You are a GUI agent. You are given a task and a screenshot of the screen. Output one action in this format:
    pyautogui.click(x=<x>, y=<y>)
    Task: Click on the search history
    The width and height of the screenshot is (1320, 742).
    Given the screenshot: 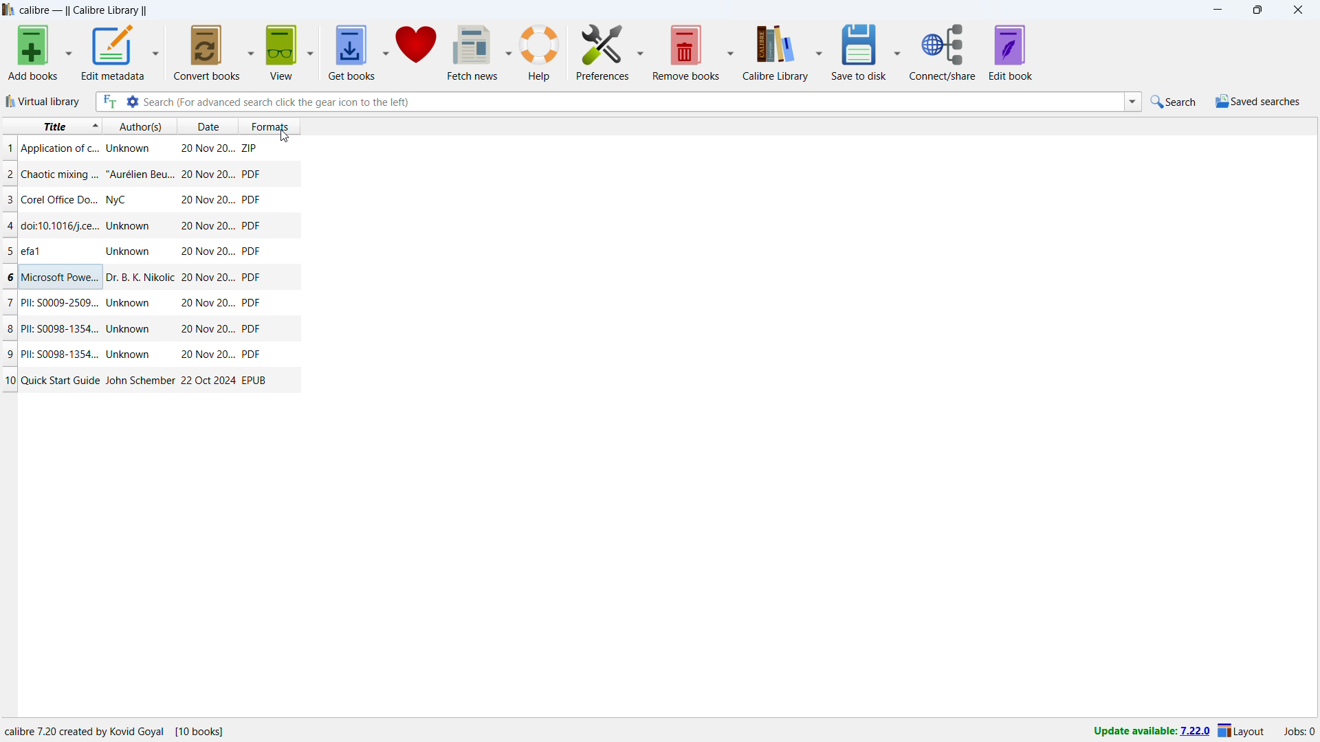 What is the action you would take?
    pyautogui.click(x=1132, y=103)
    